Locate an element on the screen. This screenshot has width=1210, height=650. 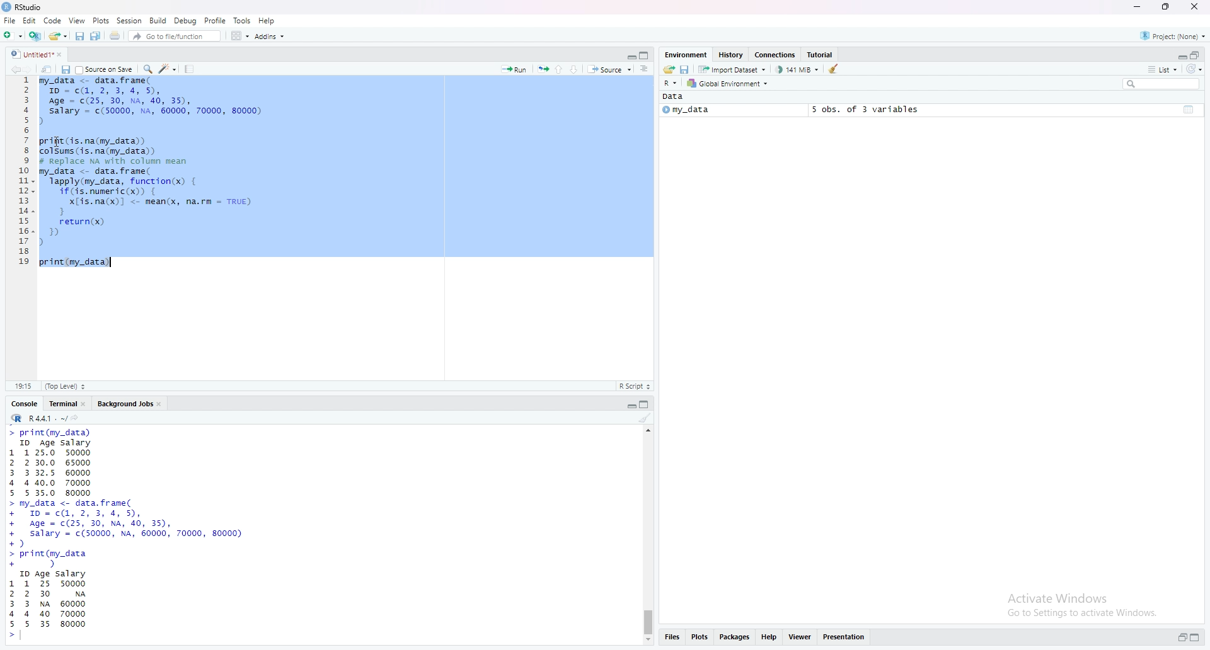
data frame code is located at coordinates (154, 173).